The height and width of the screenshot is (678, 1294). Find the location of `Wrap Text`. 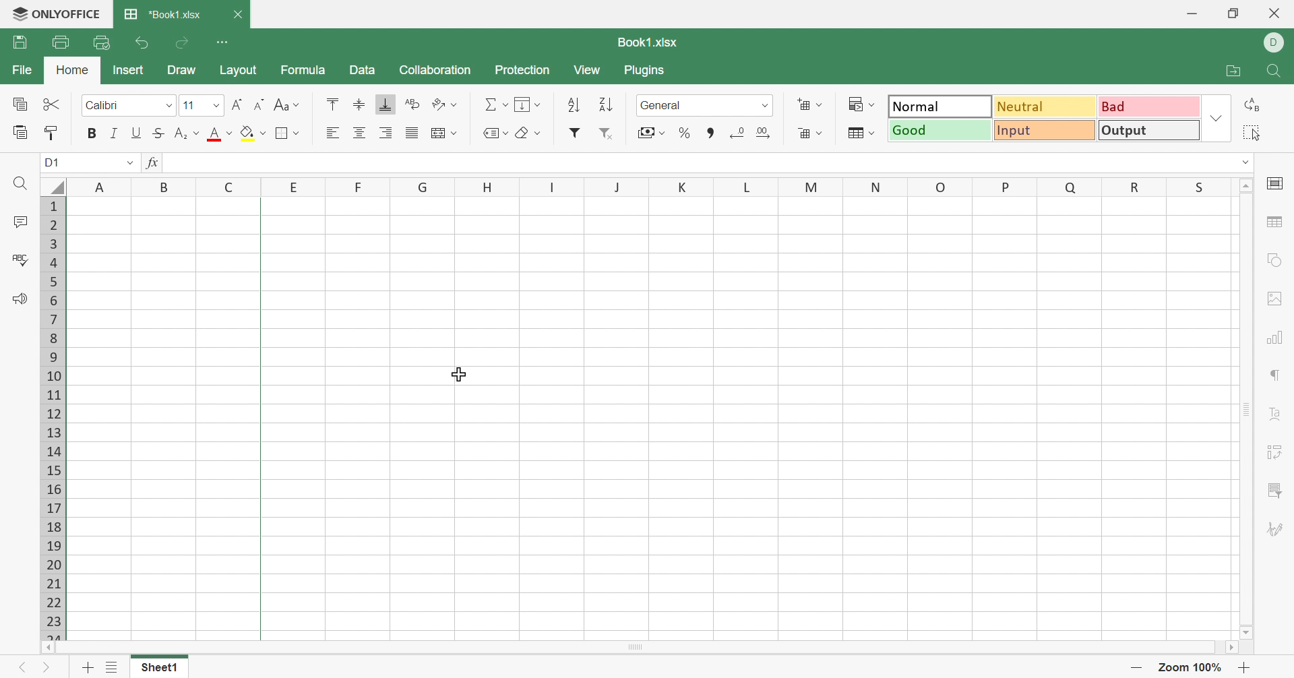

Wrap Text is located at coordinates (412, 104).